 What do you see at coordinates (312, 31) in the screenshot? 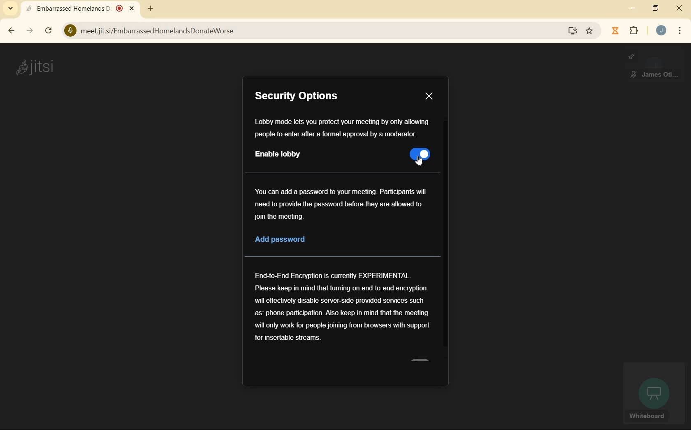
I see `address bar` at bounding box center [312, 31].